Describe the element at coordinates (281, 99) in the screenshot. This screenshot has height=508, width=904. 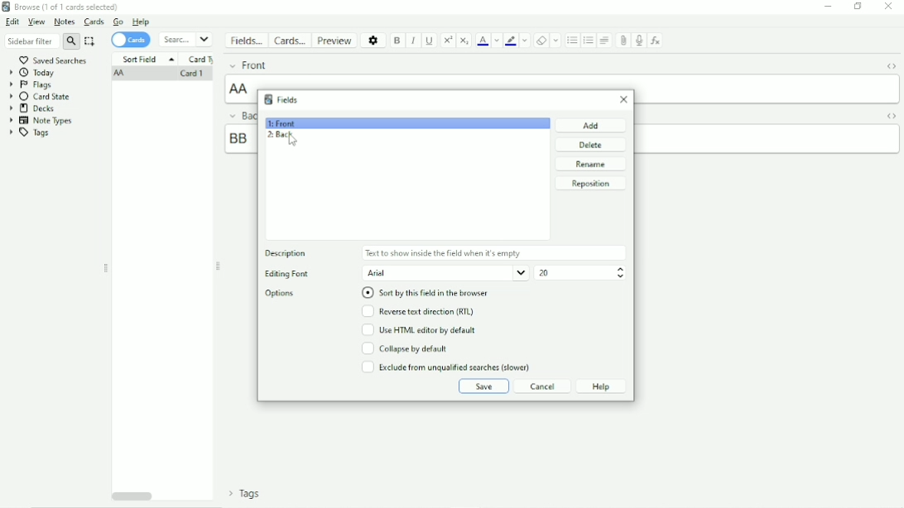
I see `Fields` at that location.